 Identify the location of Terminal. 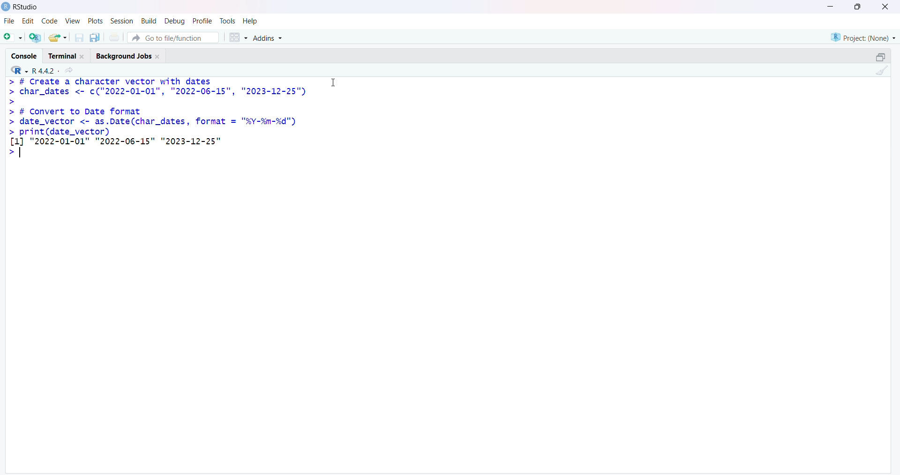
(67, 54).